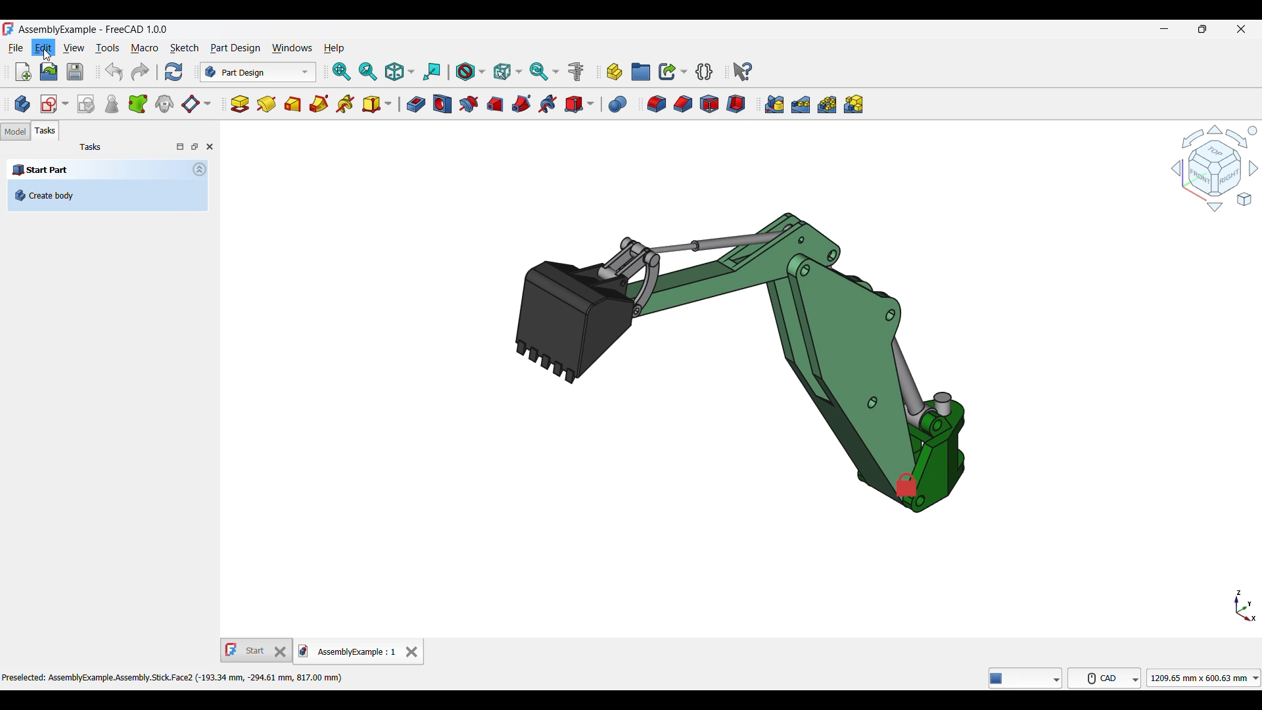 The width and height of the screenshot is (1262, 710). I want to click on Additive helix, so click(345, 104).